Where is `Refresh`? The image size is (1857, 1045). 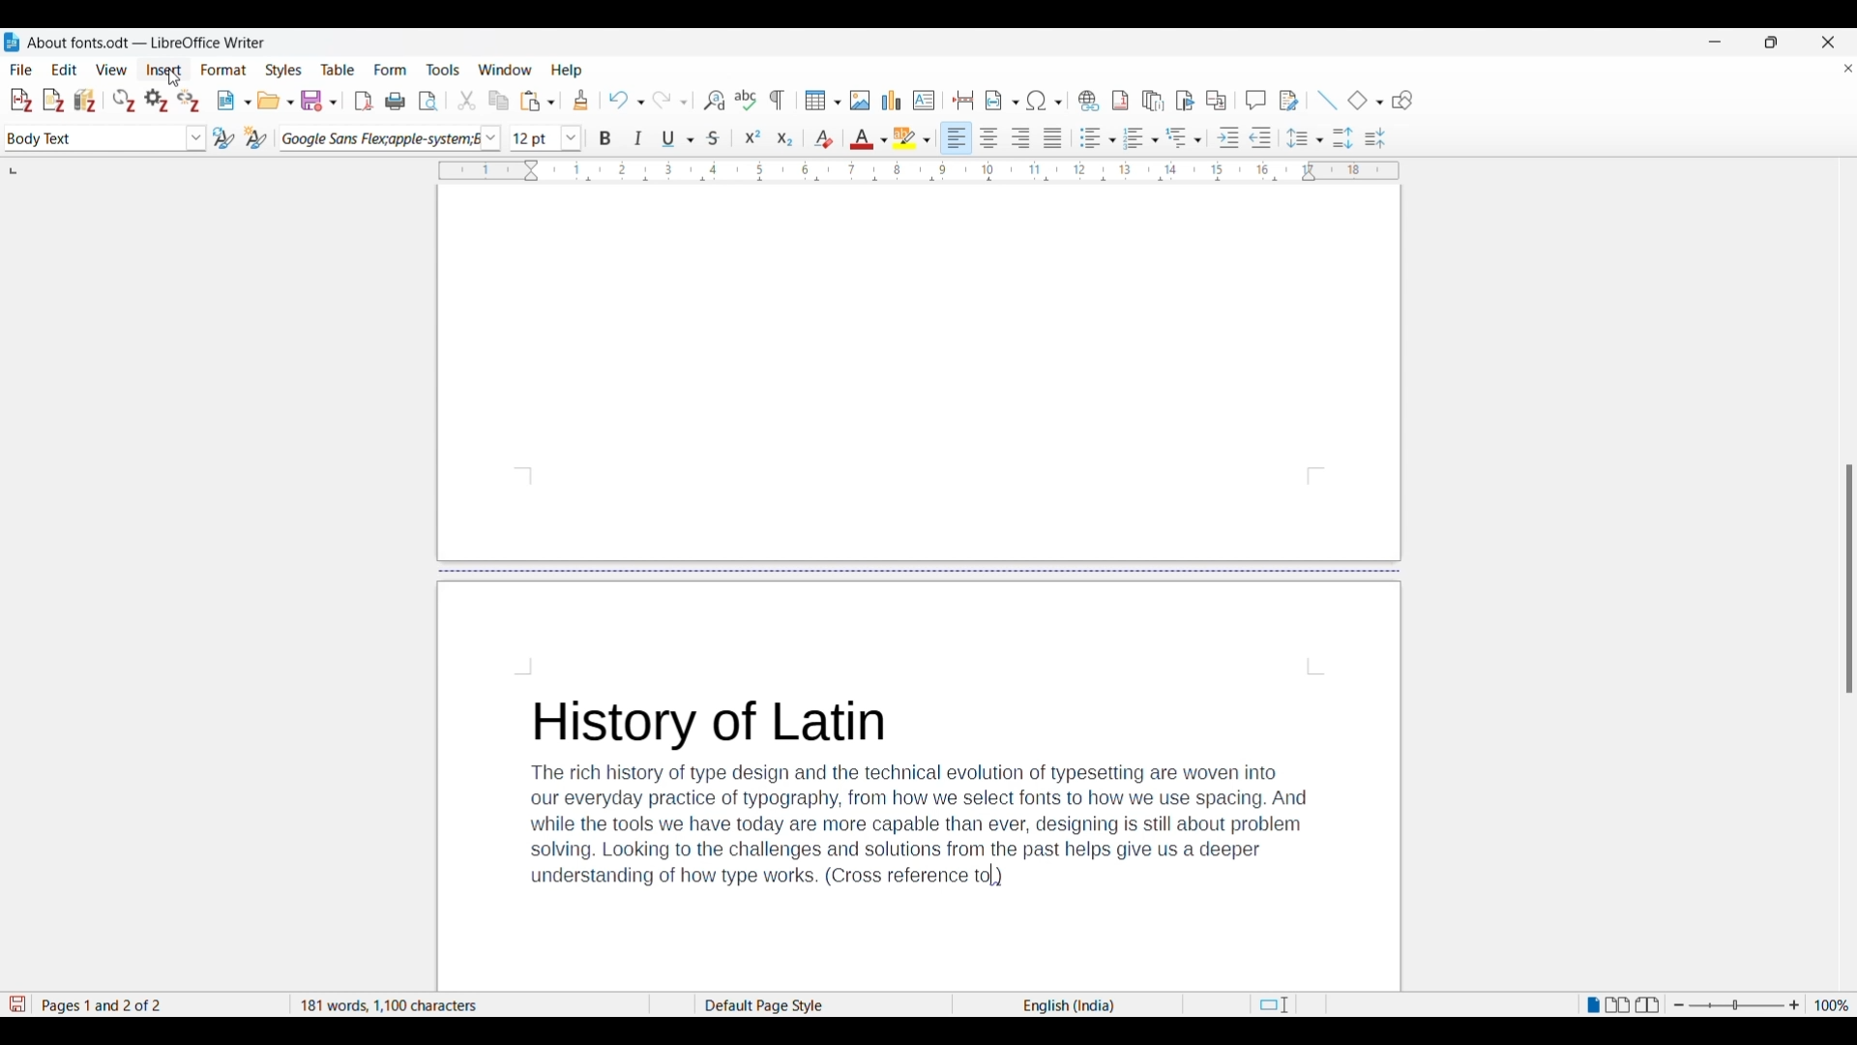
Refresh is located at coordinates (125, 101).